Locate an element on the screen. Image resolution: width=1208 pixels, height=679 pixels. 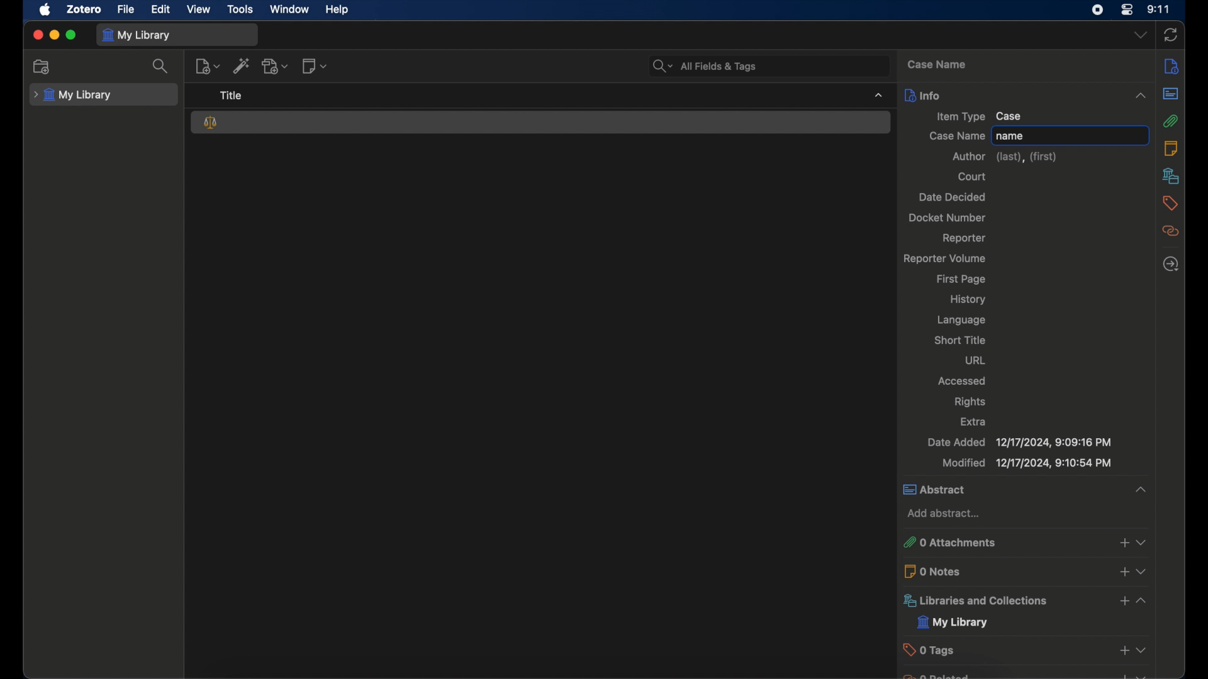
abstract is located at coordinates (1026, 489).